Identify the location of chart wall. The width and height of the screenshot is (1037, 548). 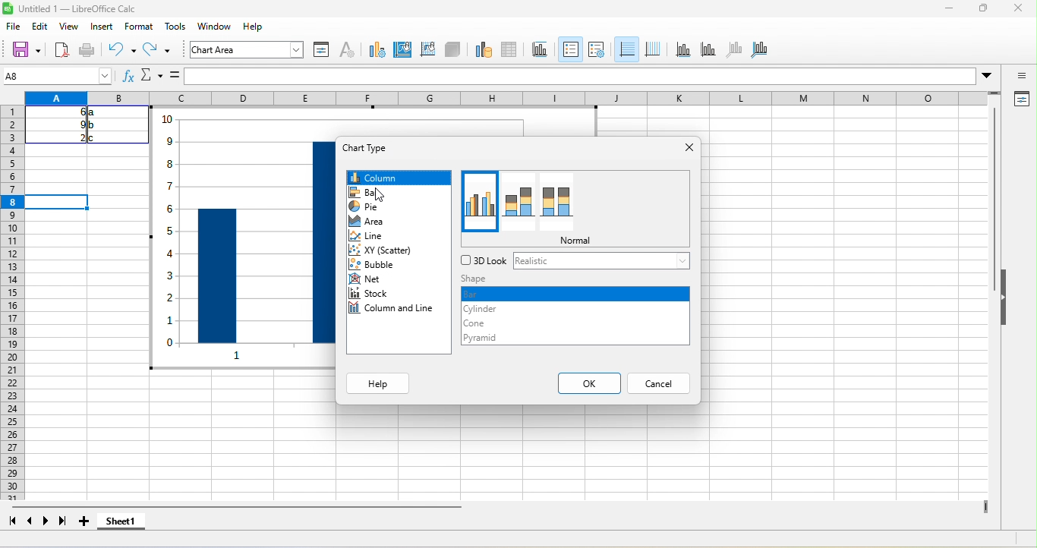
(427, 49).